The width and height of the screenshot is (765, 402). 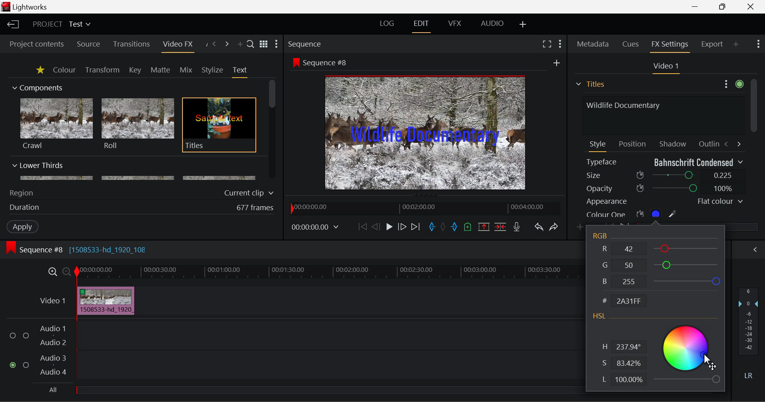 What do you see at coordinates (753, 148) in the screenshot?
I see `Scroll Bar` at bounding box center [753, 148].